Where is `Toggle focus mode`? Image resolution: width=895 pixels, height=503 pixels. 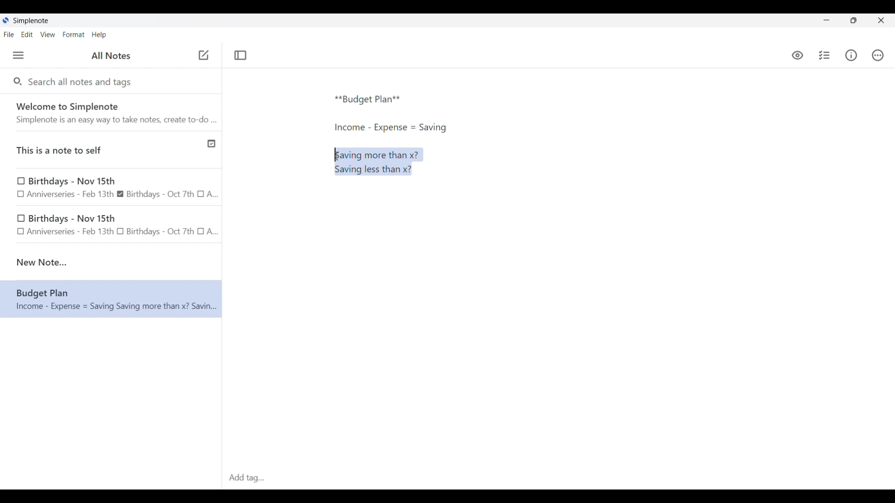 Toggle focus mode is located at coordinates (240, 55).